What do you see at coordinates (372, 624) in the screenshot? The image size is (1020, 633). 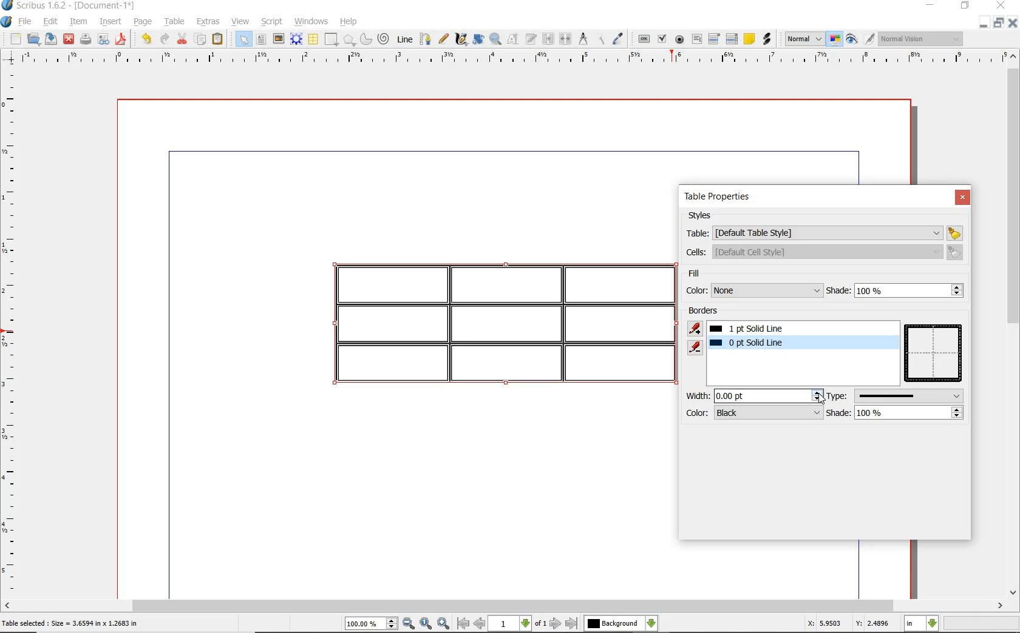 I see `select current zoom level` at bounding box center [372, 624].